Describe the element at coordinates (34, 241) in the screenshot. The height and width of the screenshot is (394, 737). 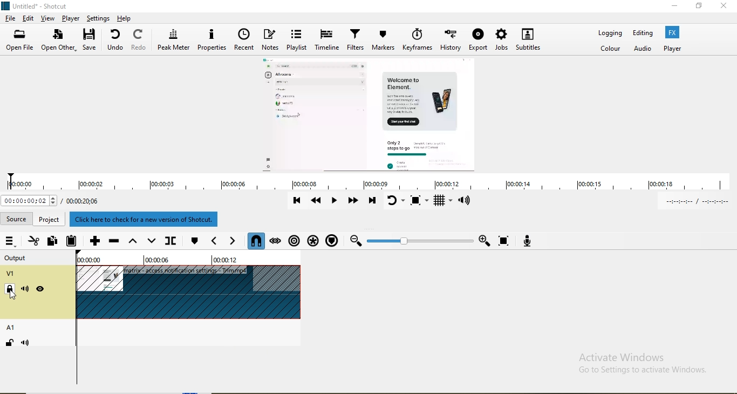
I see `Cut` at that location.